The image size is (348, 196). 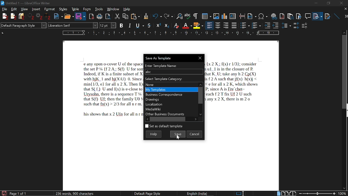 I want to click on , so click(x=195, y=16).